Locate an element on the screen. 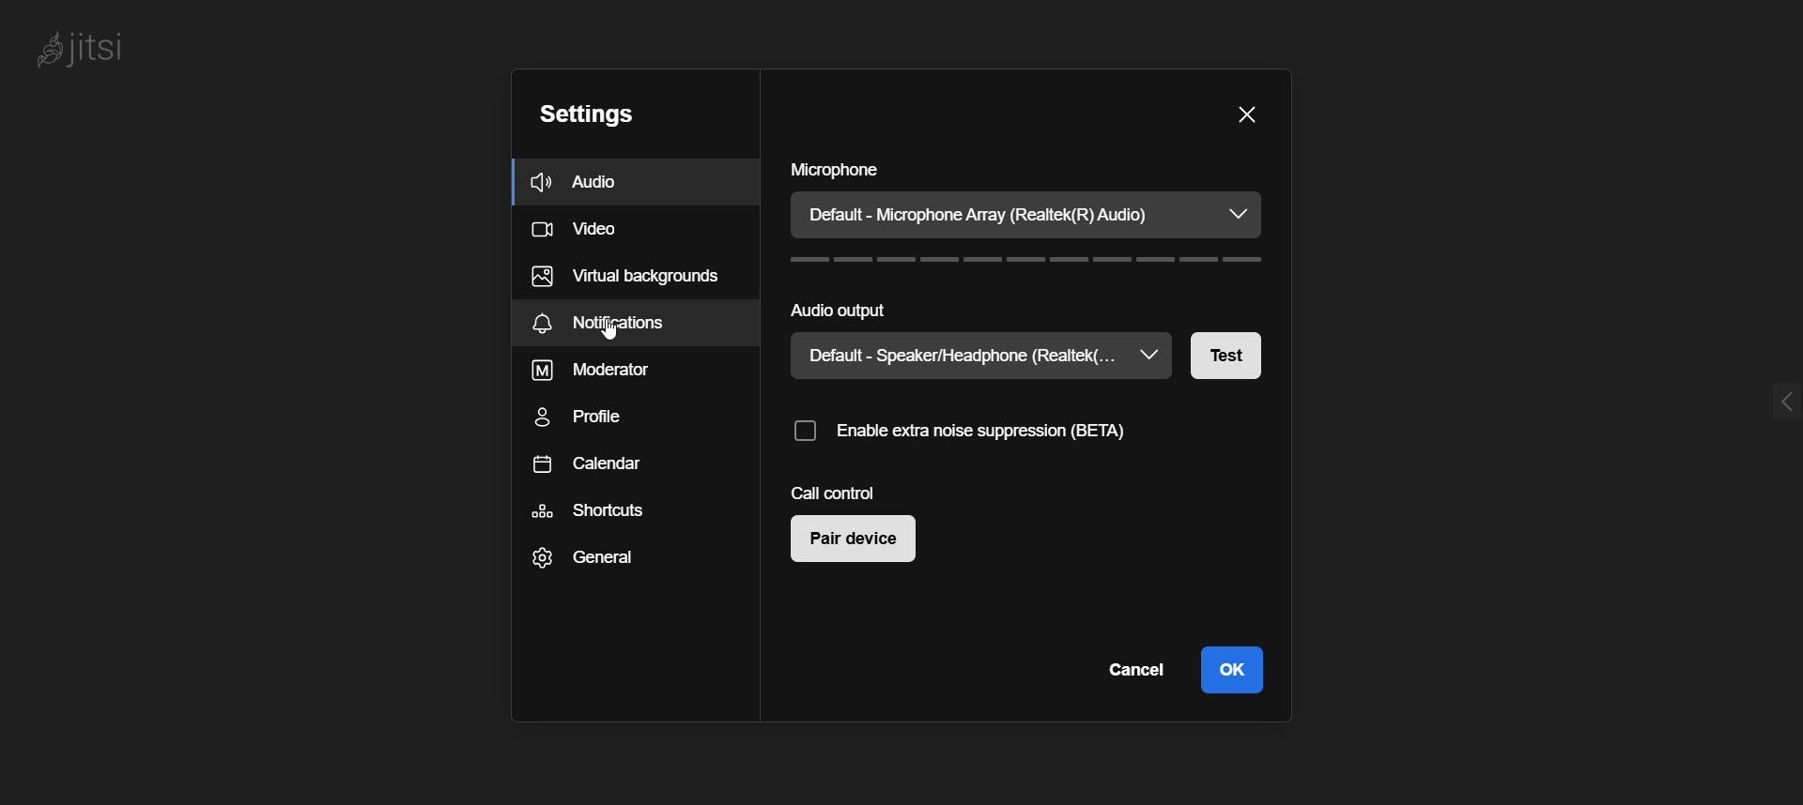 This screenshot has width=1803, height=805. Profile is located at coordinates (594, 415).